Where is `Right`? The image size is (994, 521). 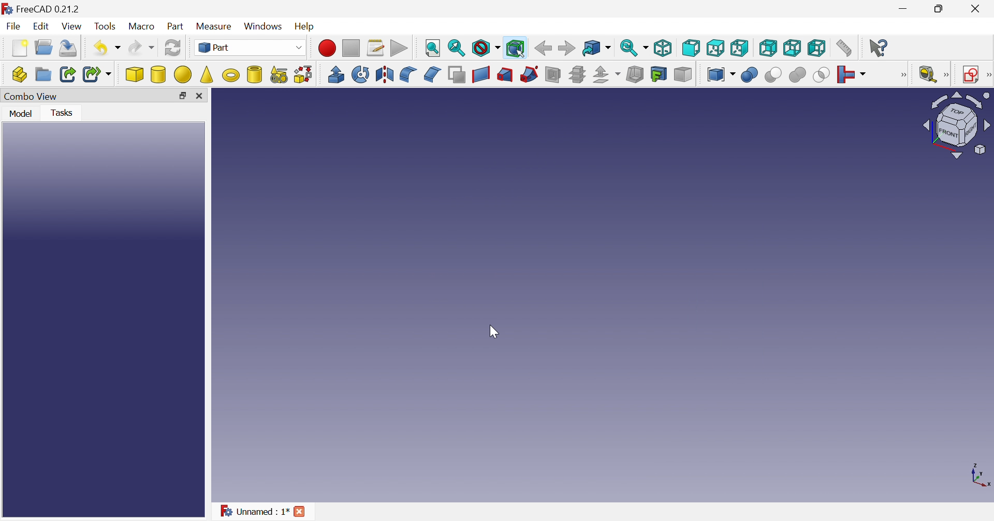 Right is located at coordinates (740, 48).